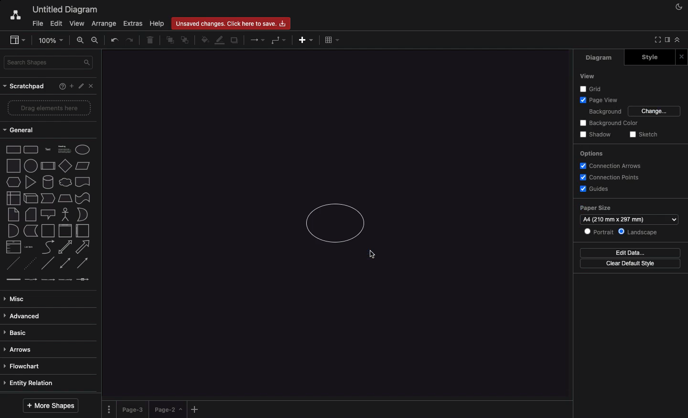 The height and width of the screenshot is (418, 688). Describe the element at coordinates (17, 333) in the screenshot. I see `Basic` at that location.